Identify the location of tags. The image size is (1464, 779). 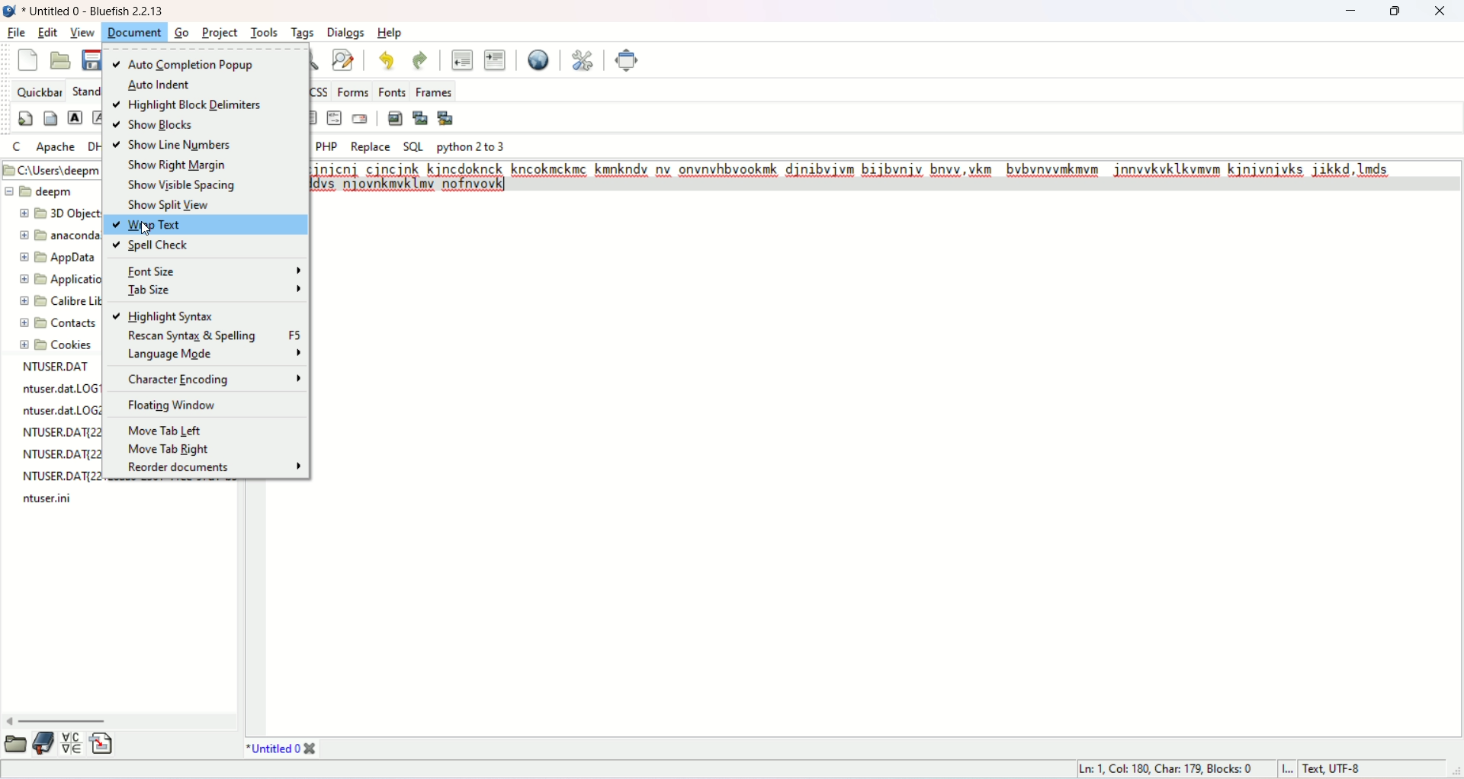
(303, 31).